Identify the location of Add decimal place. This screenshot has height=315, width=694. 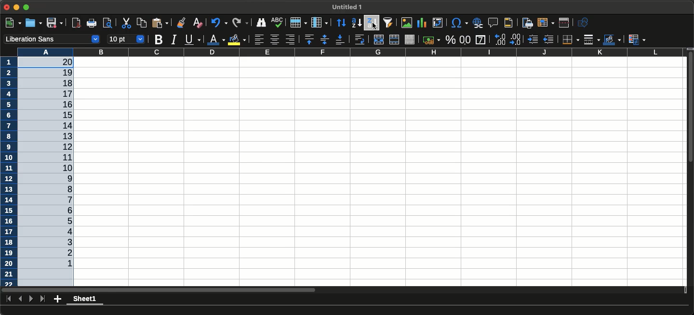
(516, 39).